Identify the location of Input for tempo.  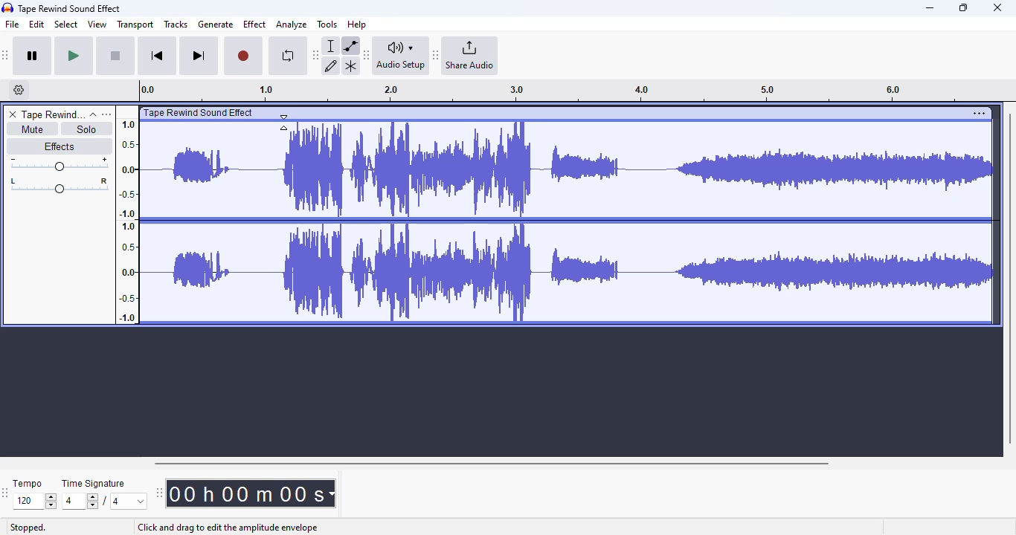
(34, 502).